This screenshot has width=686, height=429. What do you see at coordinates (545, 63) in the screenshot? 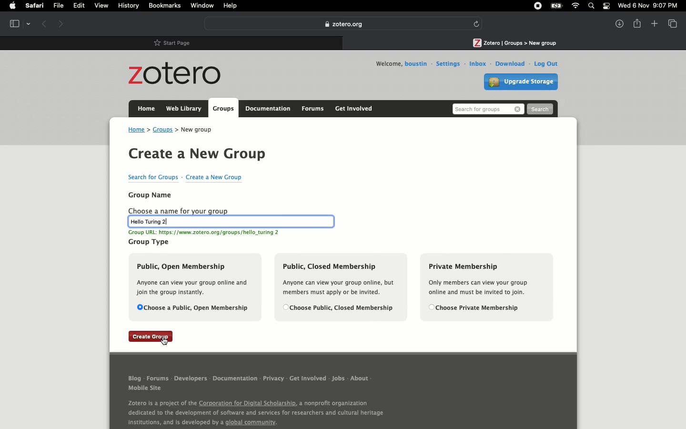
I see `Log out` at bounding box center [545, 63].